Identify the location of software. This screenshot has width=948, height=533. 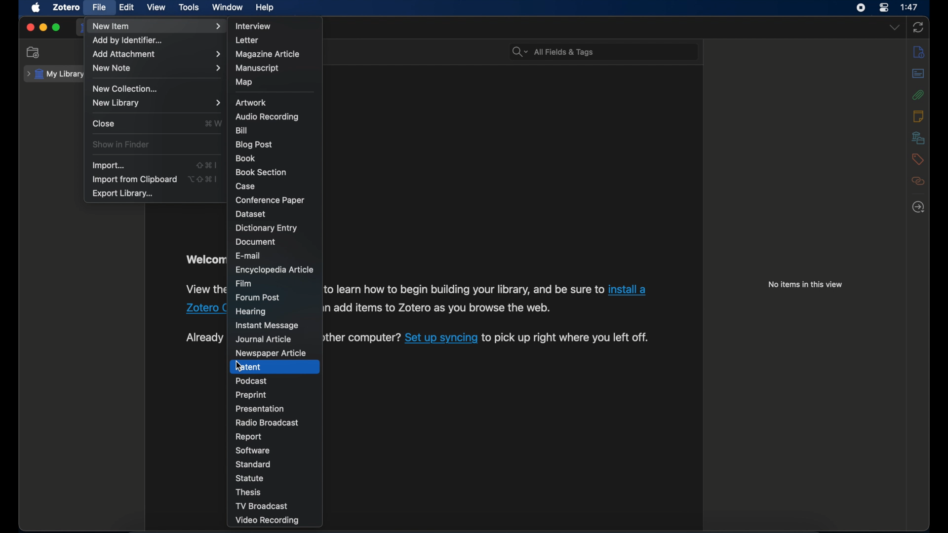
(253, 451).